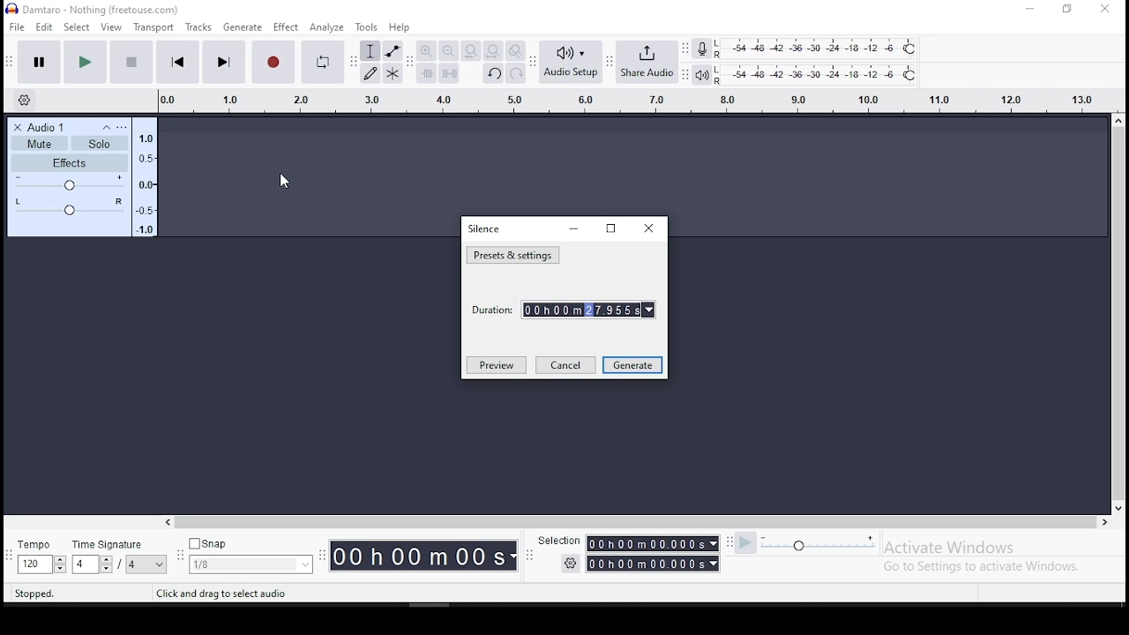 Image resolution: width=1129 pixels, height=635 pixels. What do you see at coordinates (71, 164) in the screenshot?
I see `Effects` at bounding box center [71, 164].